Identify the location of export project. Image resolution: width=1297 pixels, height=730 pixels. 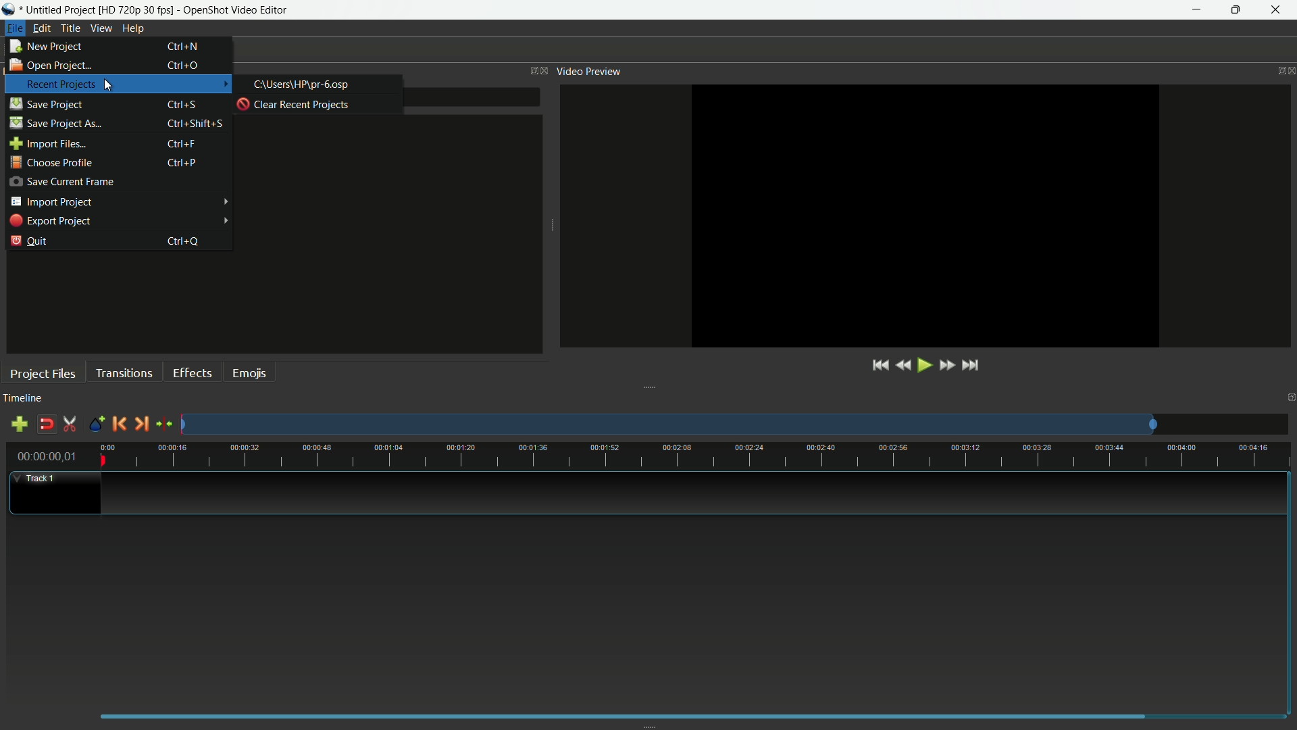
(50, 221).